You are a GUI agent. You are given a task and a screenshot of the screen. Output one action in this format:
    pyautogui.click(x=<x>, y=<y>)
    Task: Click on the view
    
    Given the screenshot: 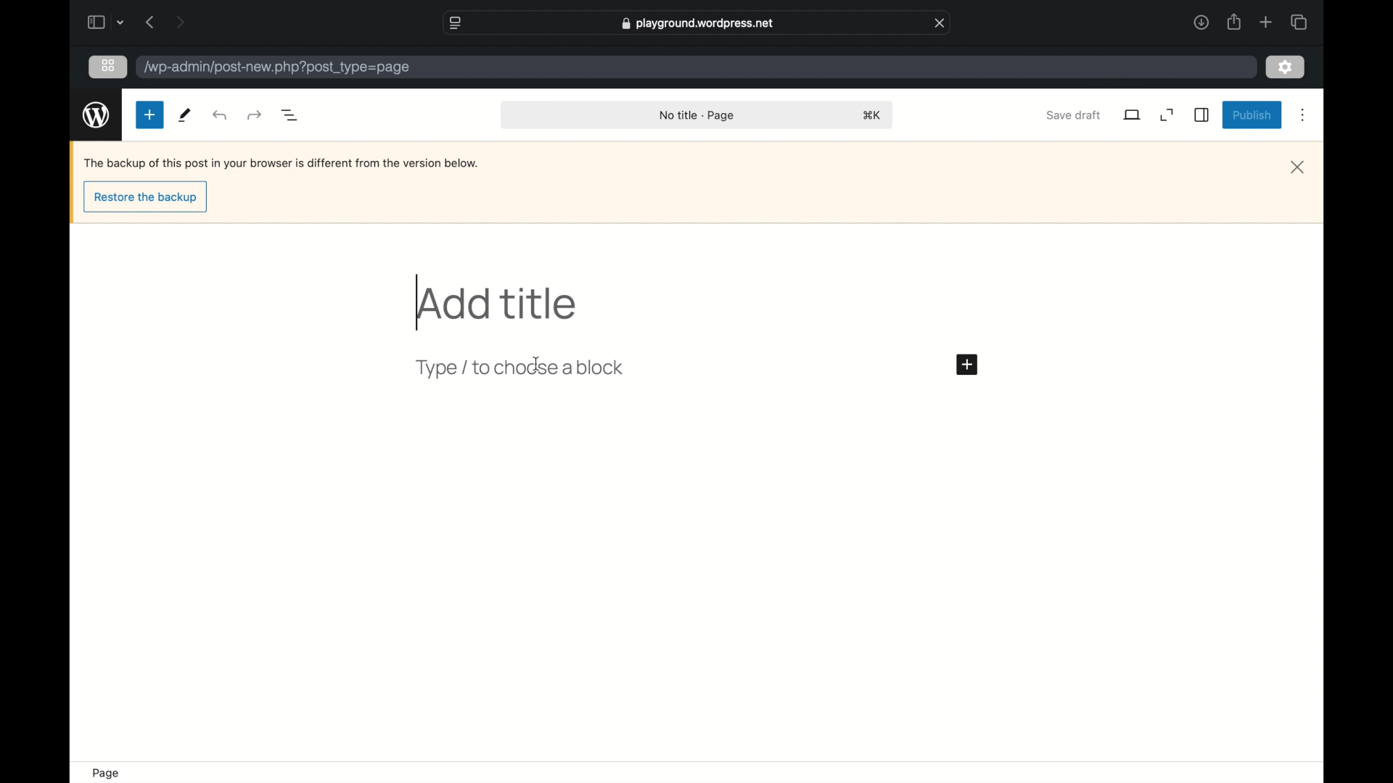 What is the action you would take?
    pyautogui.click(x=1133, y=115)
    